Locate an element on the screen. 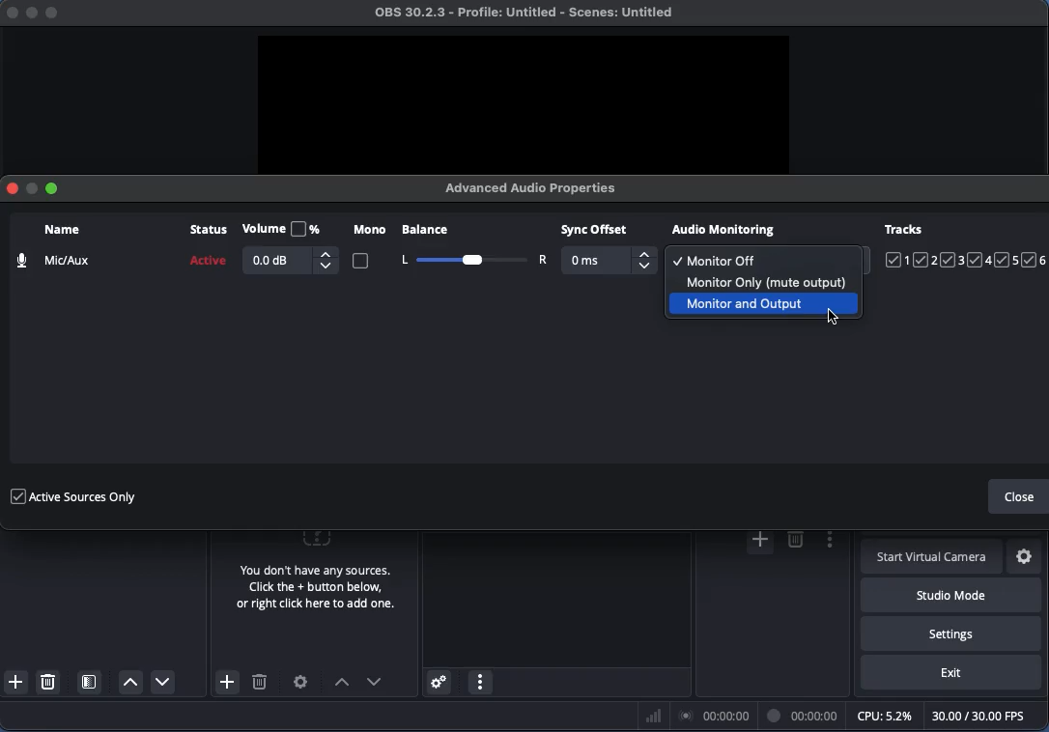  Close is located at coordinates (10, 186).